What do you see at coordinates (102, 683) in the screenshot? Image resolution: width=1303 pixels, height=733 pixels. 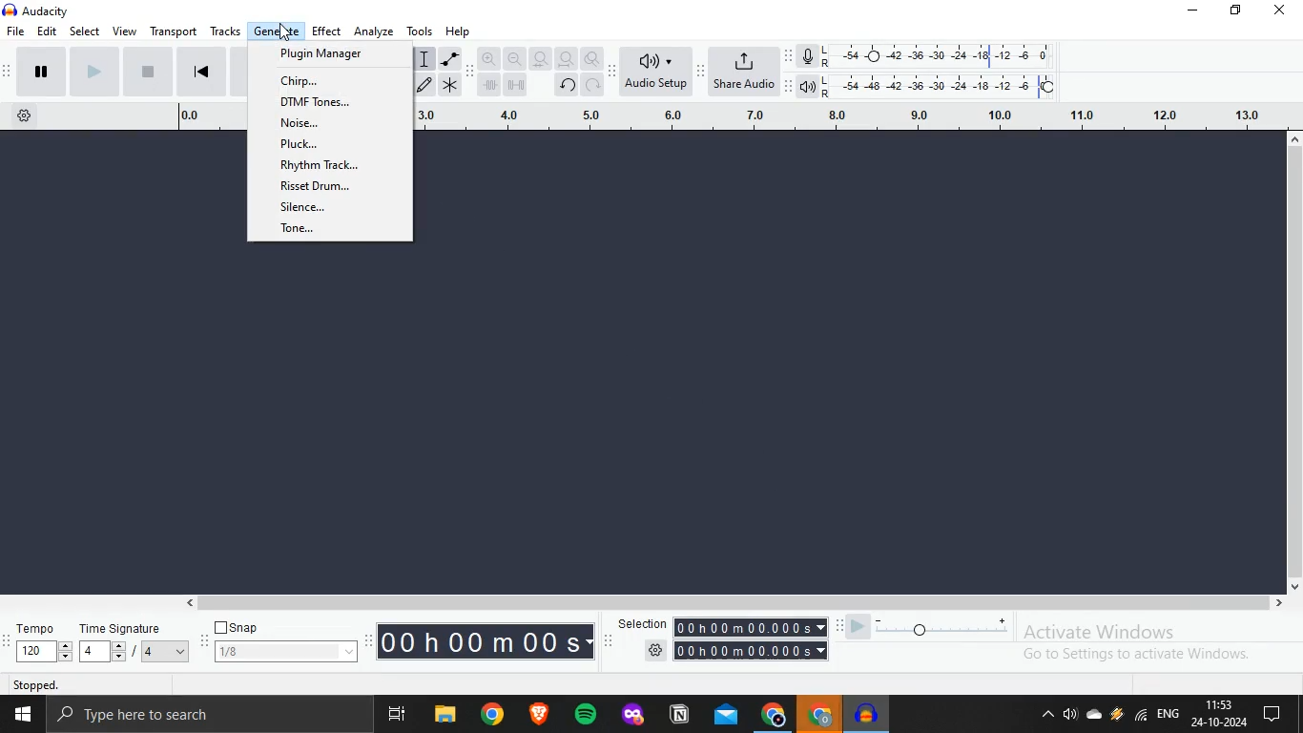 I see `Stopped` at bounding box center [102, 683].